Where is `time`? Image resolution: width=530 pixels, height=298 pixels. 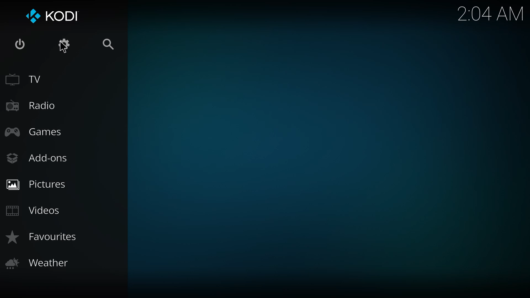
time is located at coordinates (491, 14).